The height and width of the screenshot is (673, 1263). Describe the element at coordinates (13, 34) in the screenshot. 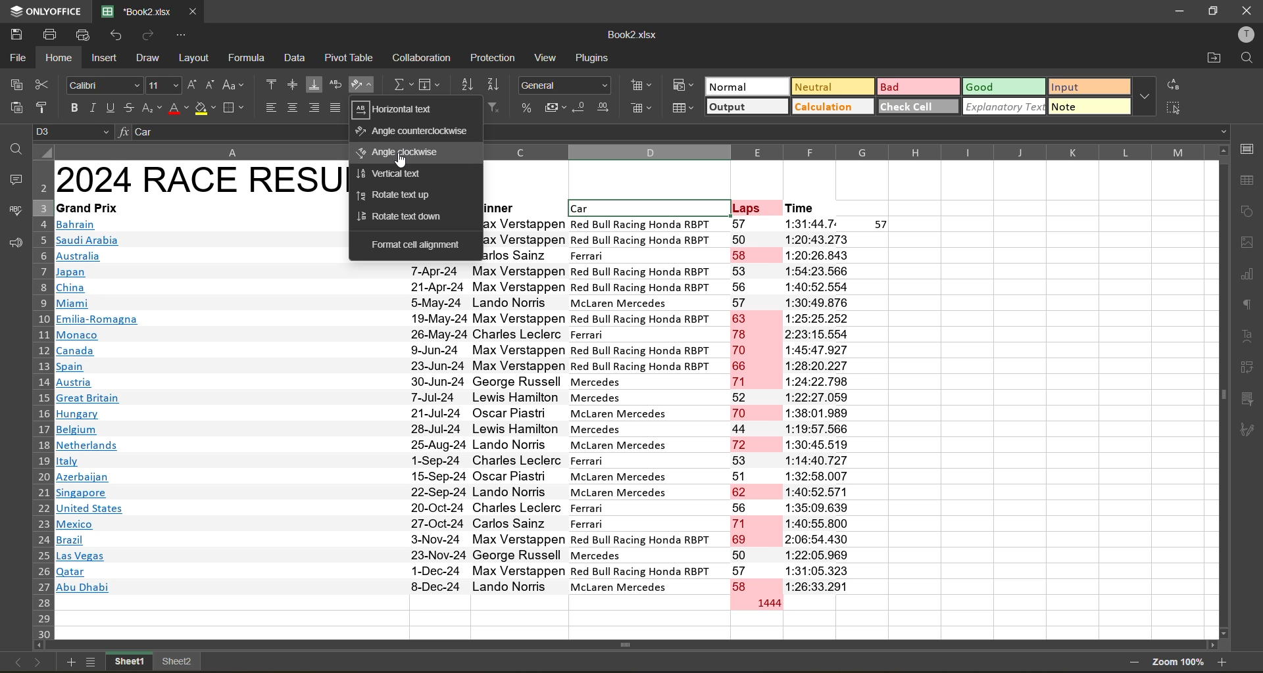

I see `save` at that location.